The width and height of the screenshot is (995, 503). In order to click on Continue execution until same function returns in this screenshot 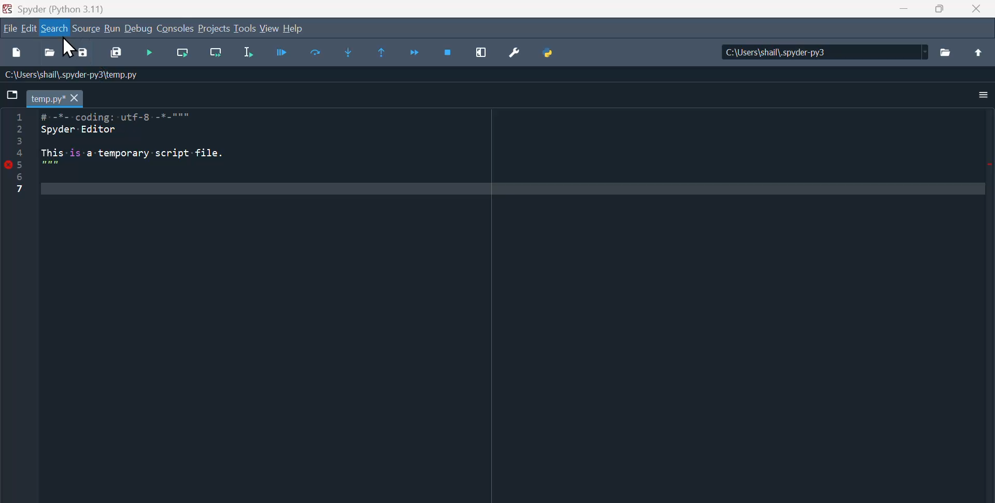, I will do `click(381, 53)`.